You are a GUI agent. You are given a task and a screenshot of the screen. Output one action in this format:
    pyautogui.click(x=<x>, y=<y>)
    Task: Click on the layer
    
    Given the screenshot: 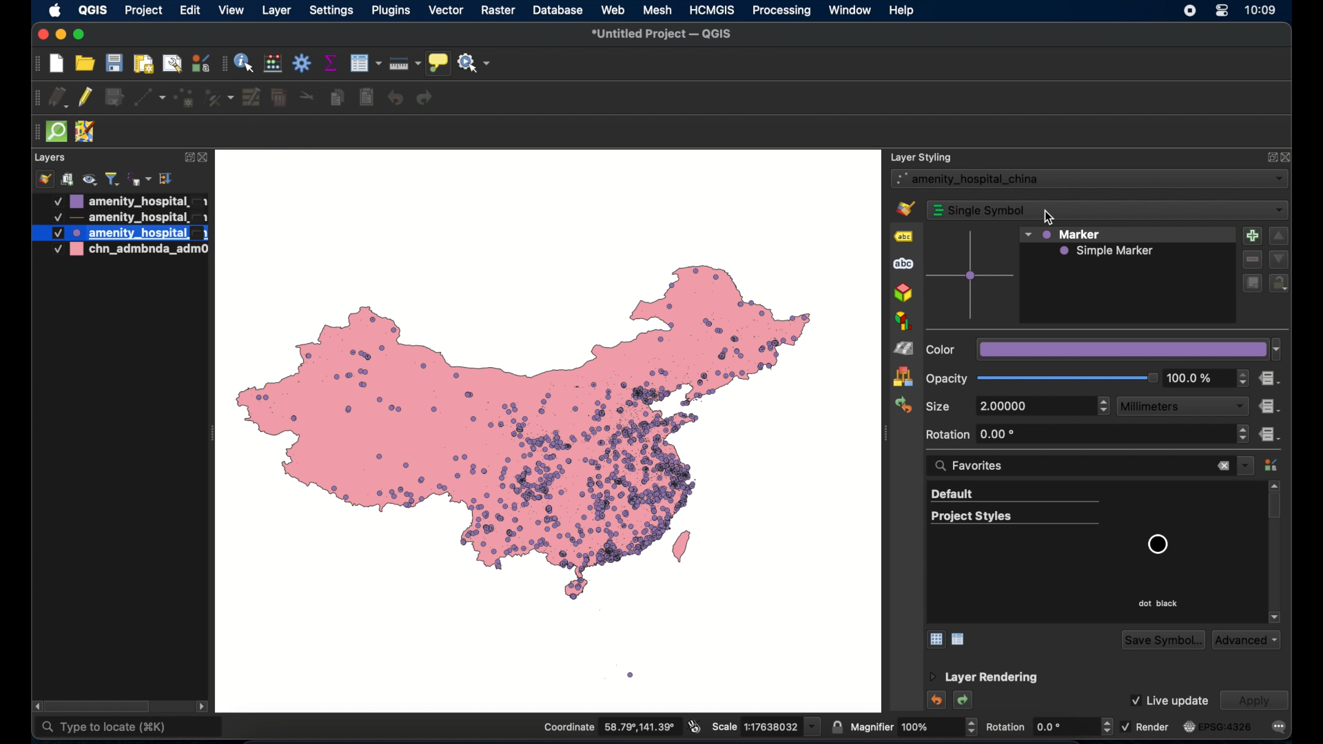 What is the action you would take?
    pyautogui.click(x=275, y=10)
    